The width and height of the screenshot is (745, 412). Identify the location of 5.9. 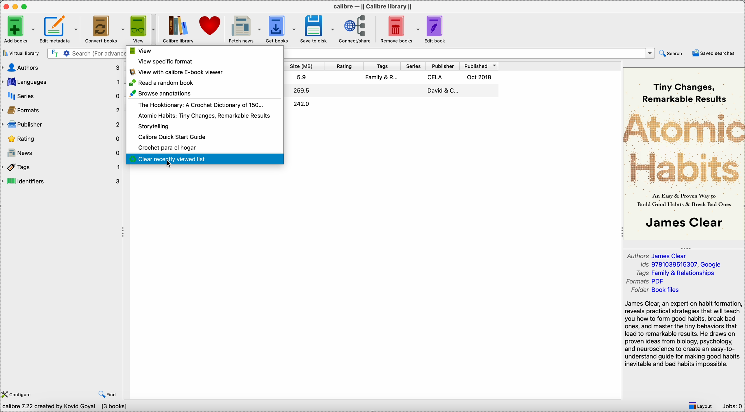
(303, 77).